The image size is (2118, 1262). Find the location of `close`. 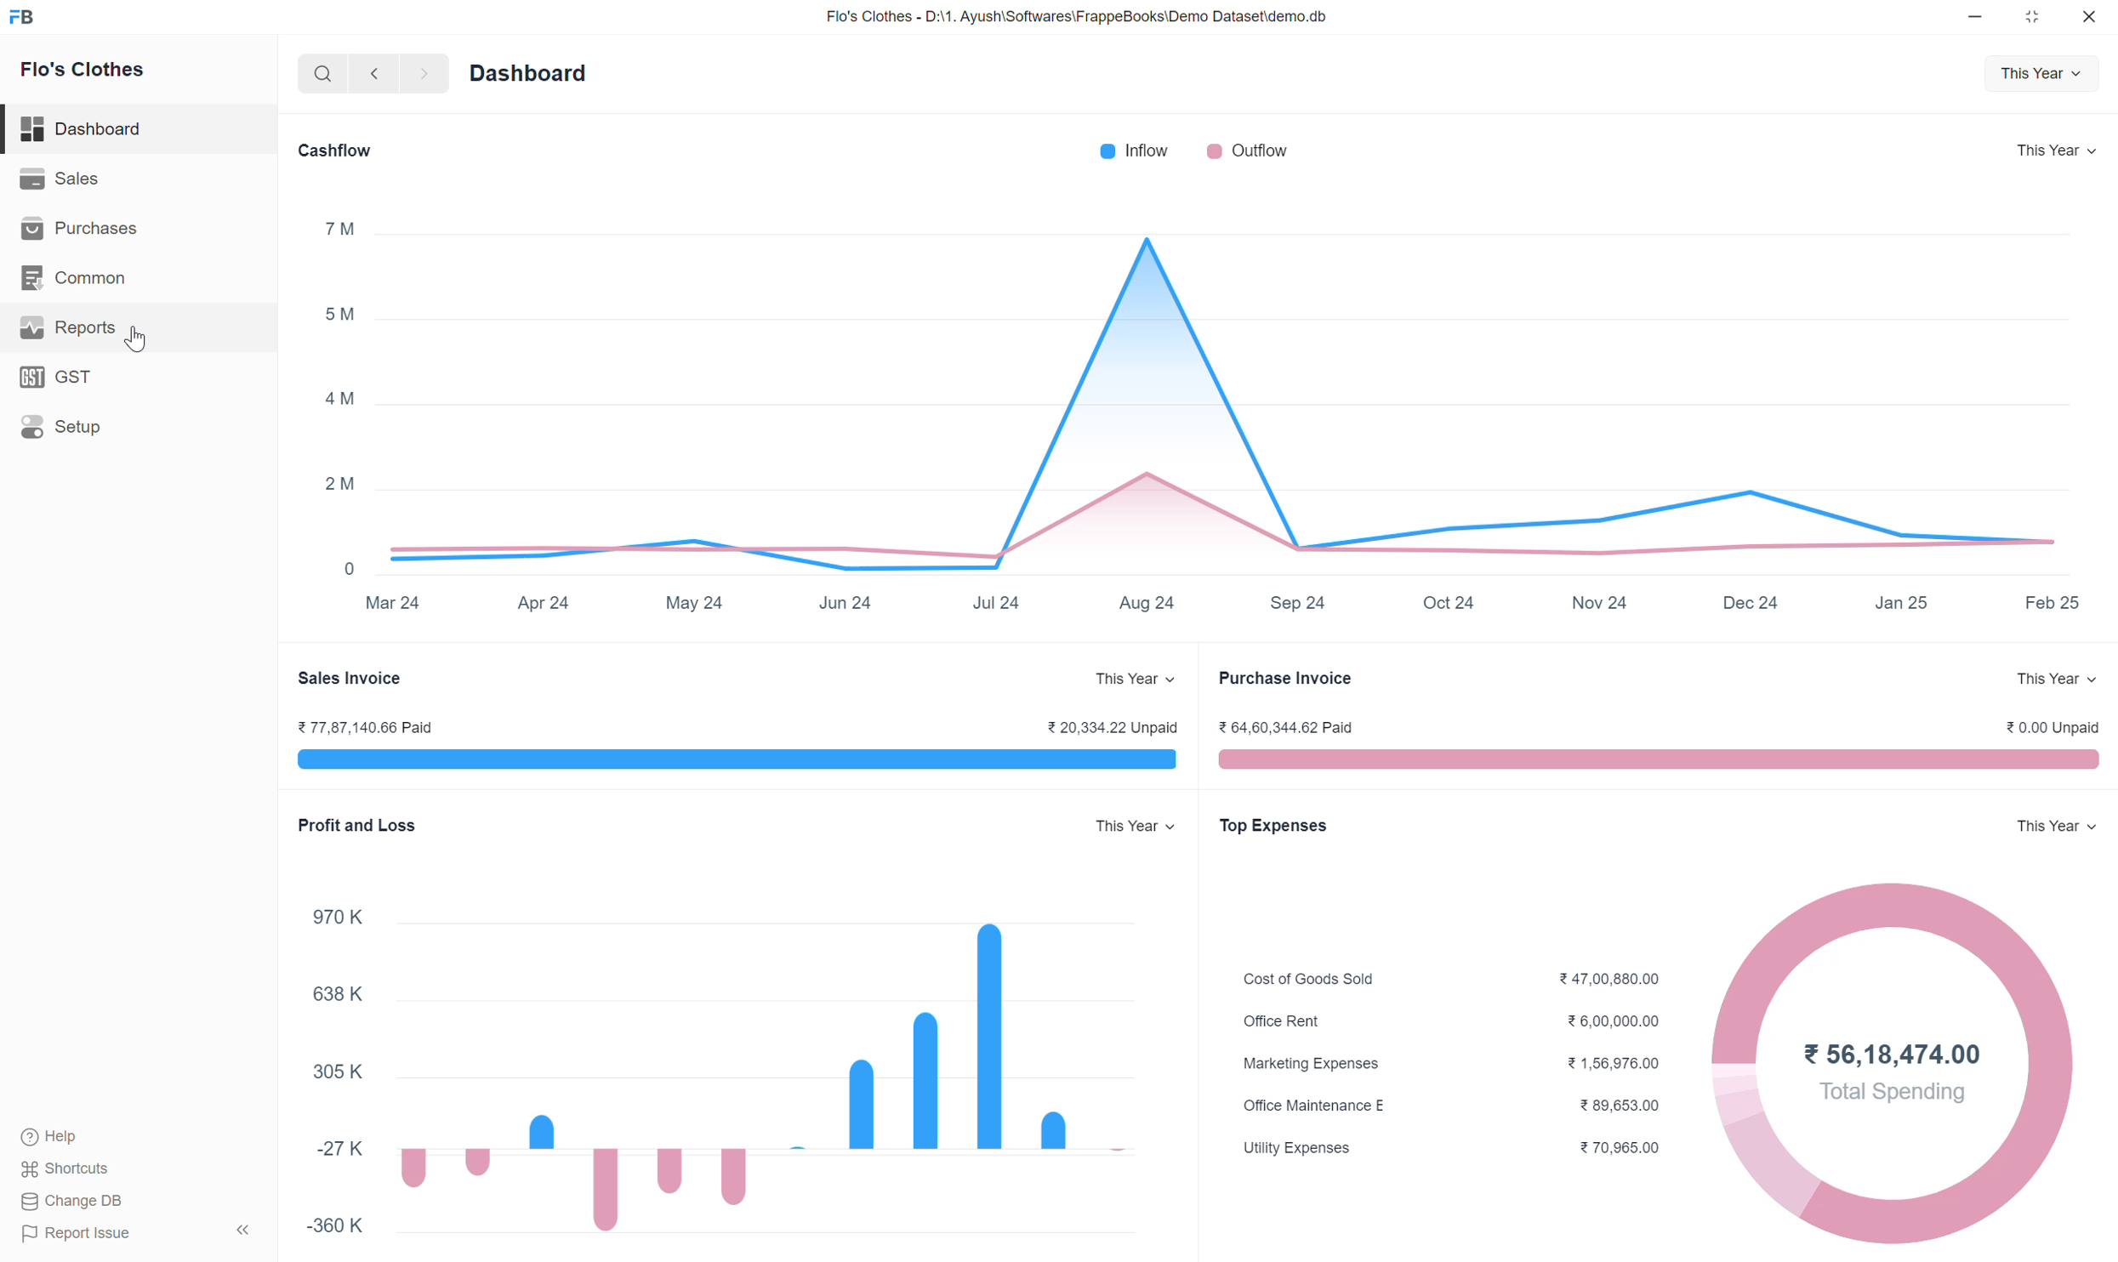

close is located at coordinates (2092, 17).